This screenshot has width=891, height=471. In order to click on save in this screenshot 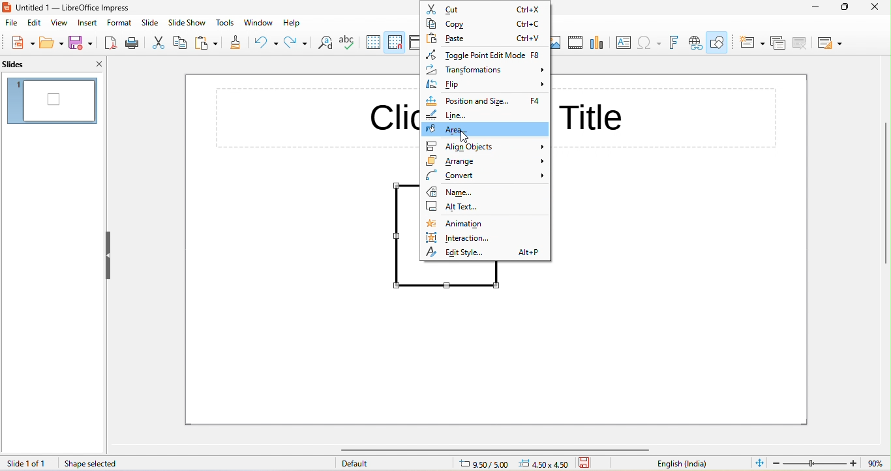, I will do `click(81, 42)`.